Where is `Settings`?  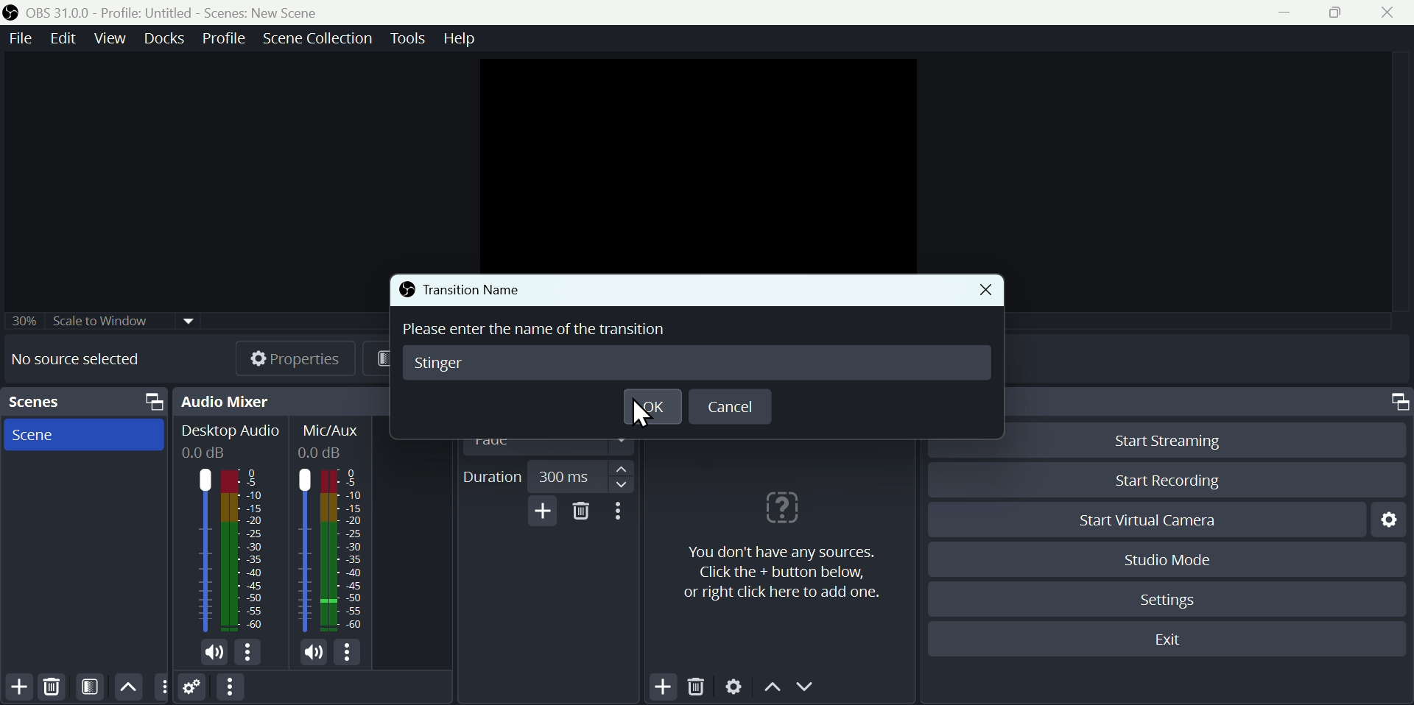 Settings is located at coordinates (734, 688).